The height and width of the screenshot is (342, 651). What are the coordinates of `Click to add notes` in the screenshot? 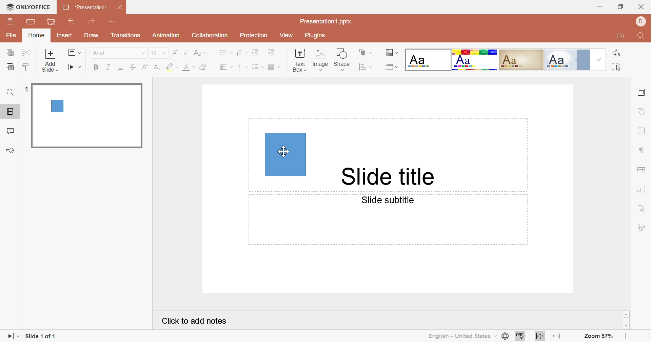 It's located at (195, 322).